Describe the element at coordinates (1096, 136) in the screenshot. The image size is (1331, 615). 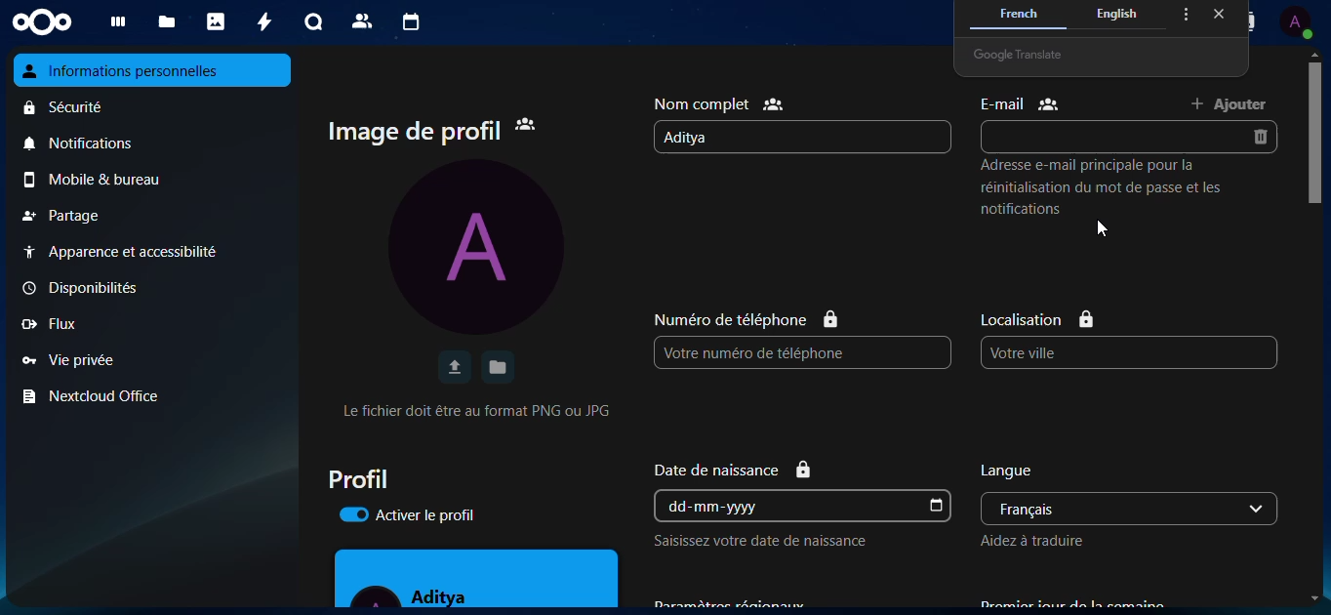
I see `email` at that location.